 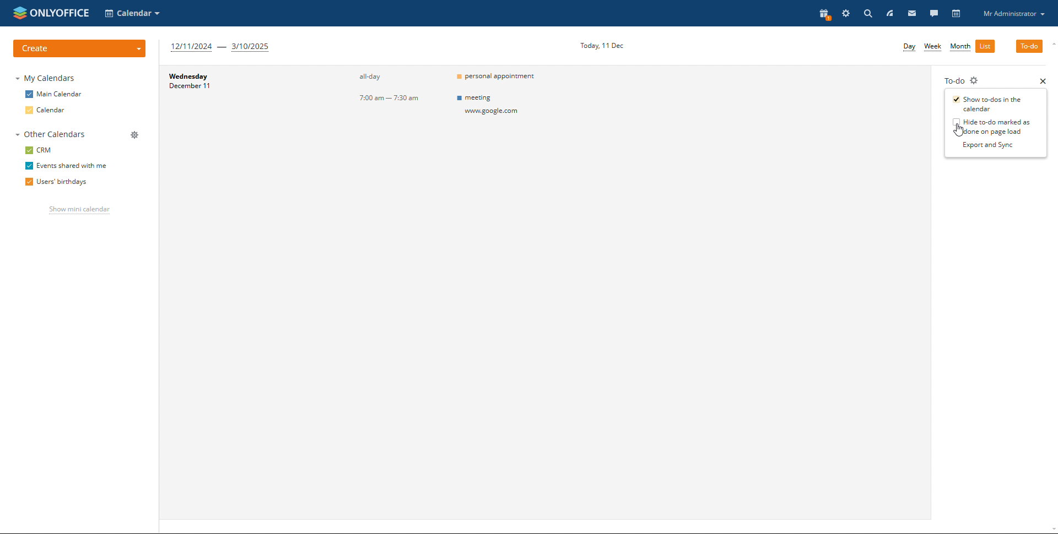 What do you see at coordinates (824, 14) in the screenshot?
I see `present` at bounding box center [824, 14].